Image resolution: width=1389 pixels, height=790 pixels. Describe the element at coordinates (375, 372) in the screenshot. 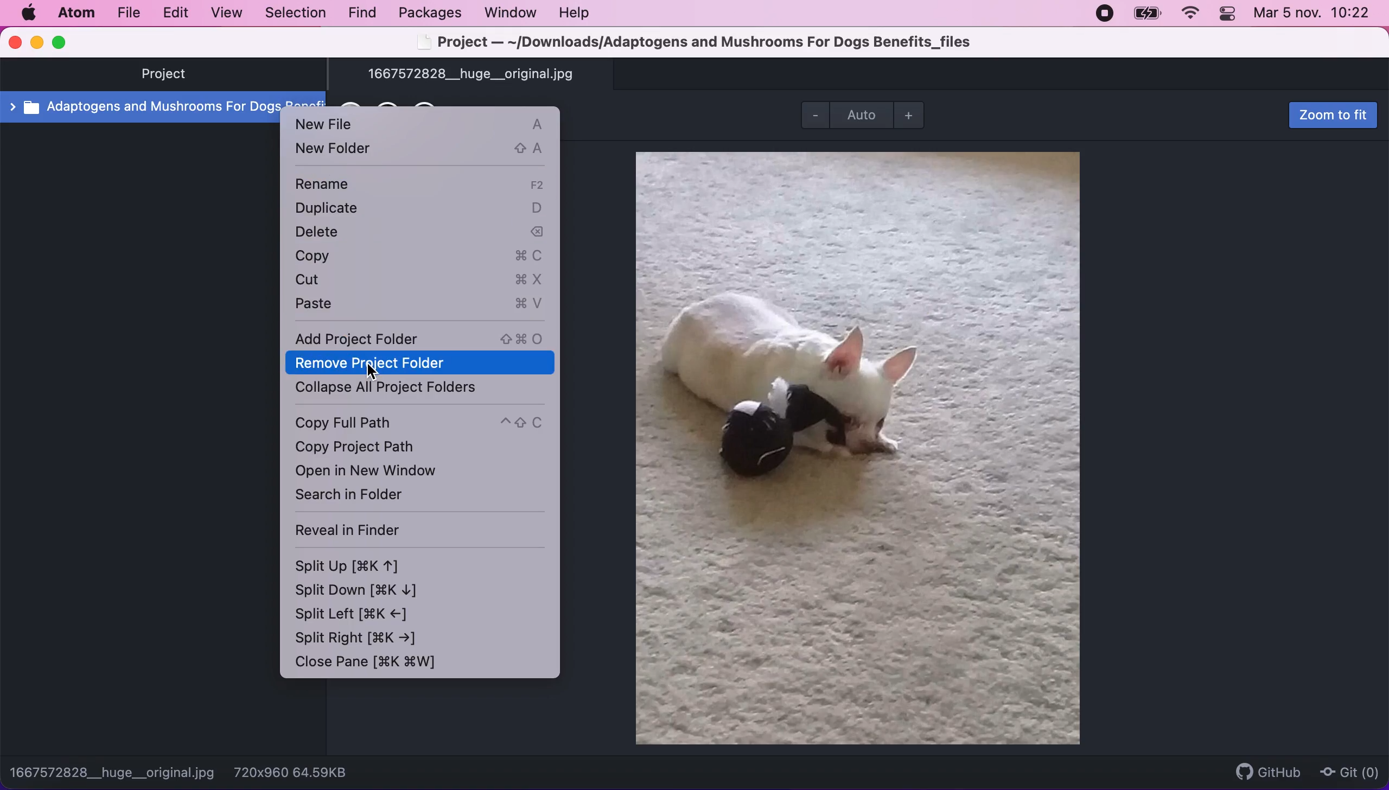

I see `cursor` at that location.